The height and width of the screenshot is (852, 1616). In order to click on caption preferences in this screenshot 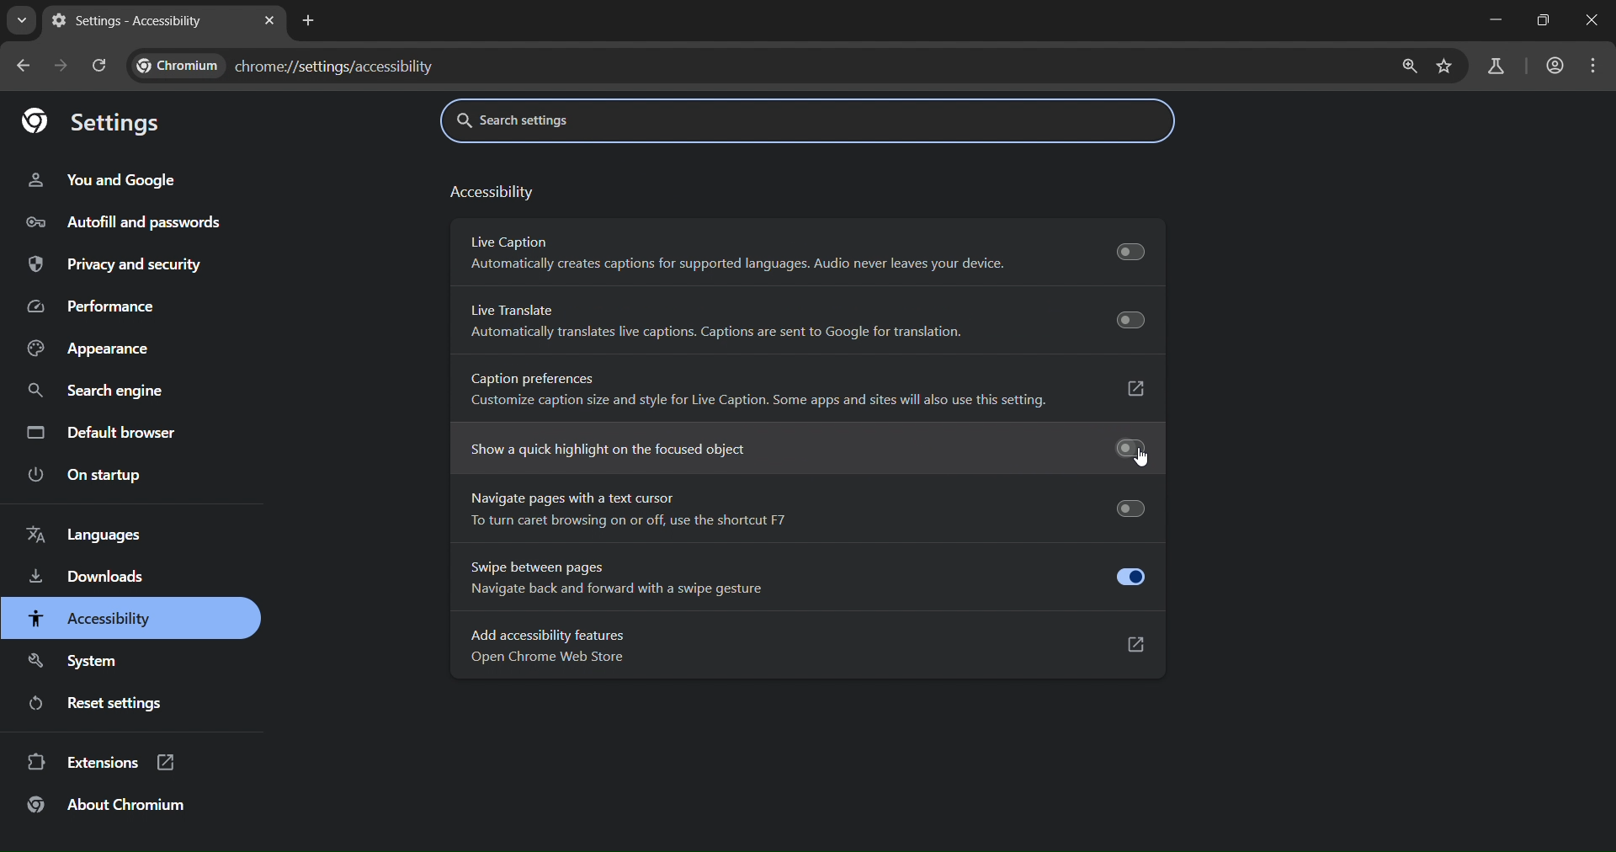, I will do `click(763, 391)`.